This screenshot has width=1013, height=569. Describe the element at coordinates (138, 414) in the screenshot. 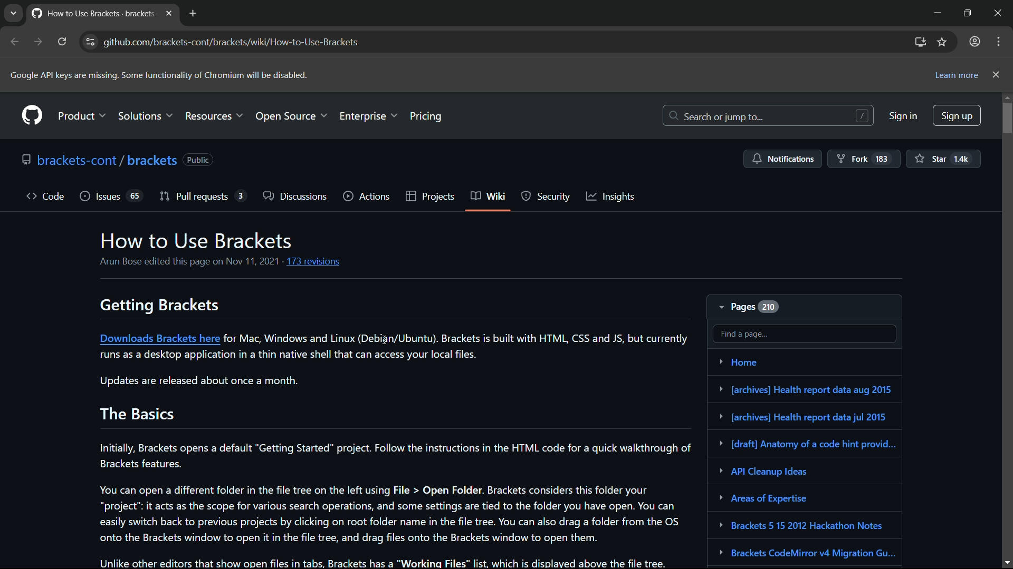

I see `the basics` at that location.